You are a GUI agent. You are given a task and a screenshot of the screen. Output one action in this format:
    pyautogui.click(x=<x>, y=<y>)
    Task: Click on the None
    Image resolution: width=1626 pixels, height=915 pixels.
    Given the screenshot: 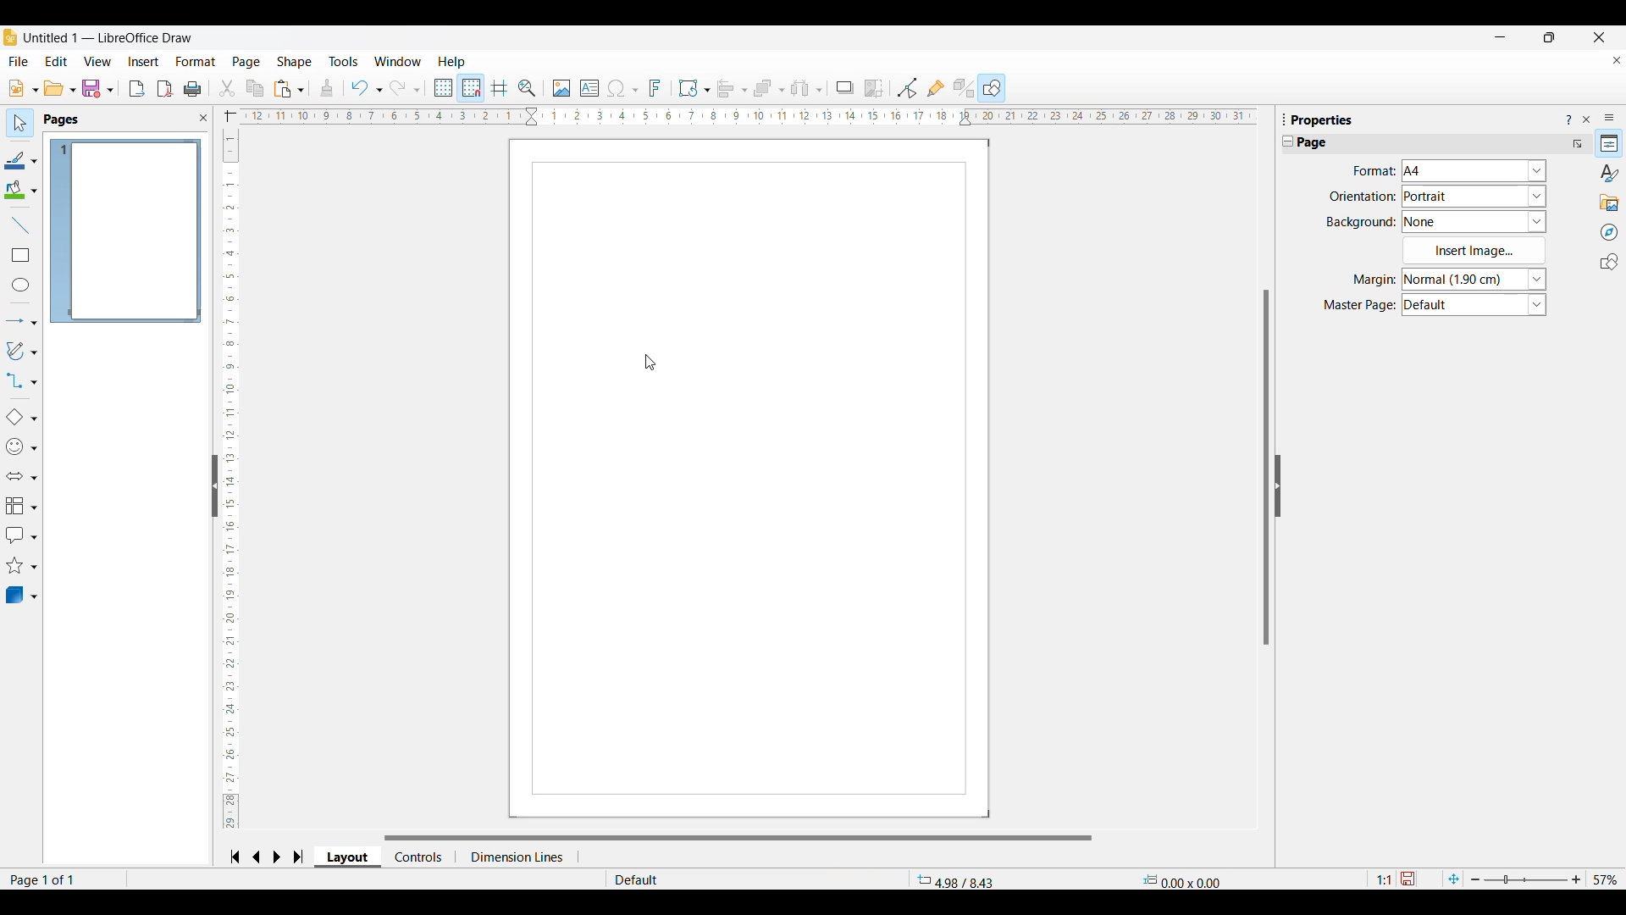 What is the action you would take?
    pyautogui.click(x=1485, y=222)
    